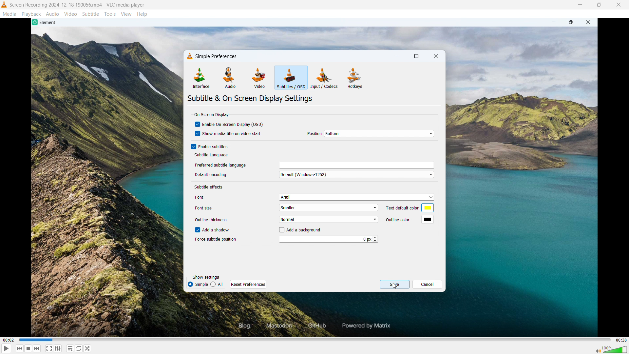 The image size is (629, 354). I want to click on Set position , so click(379, 133).